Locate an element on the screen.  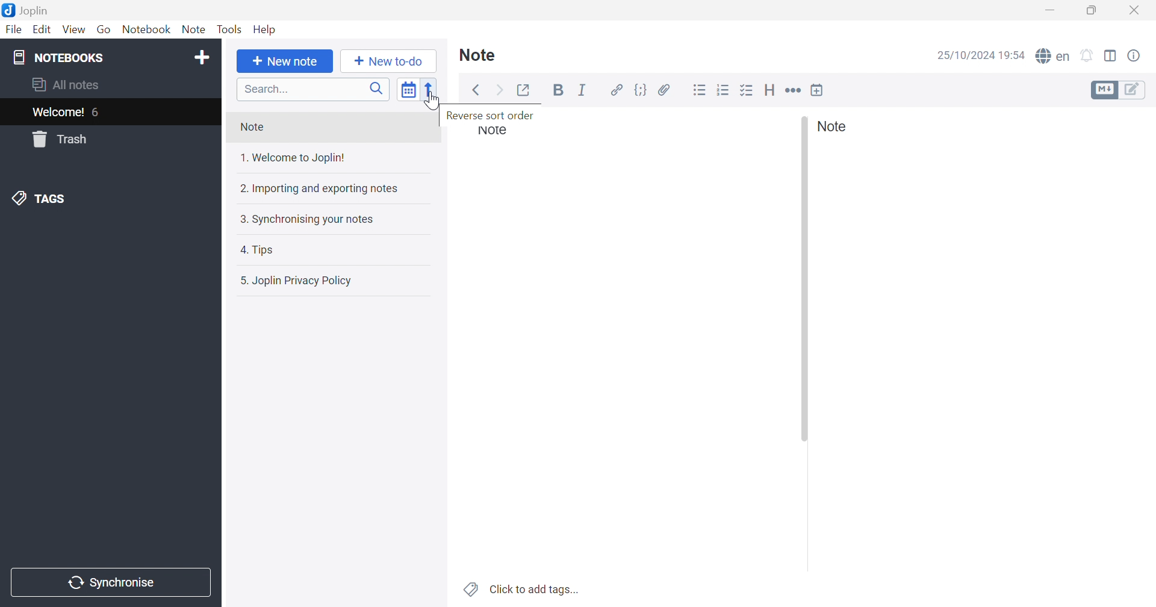
Attach file is located at coordinates (664, 92).